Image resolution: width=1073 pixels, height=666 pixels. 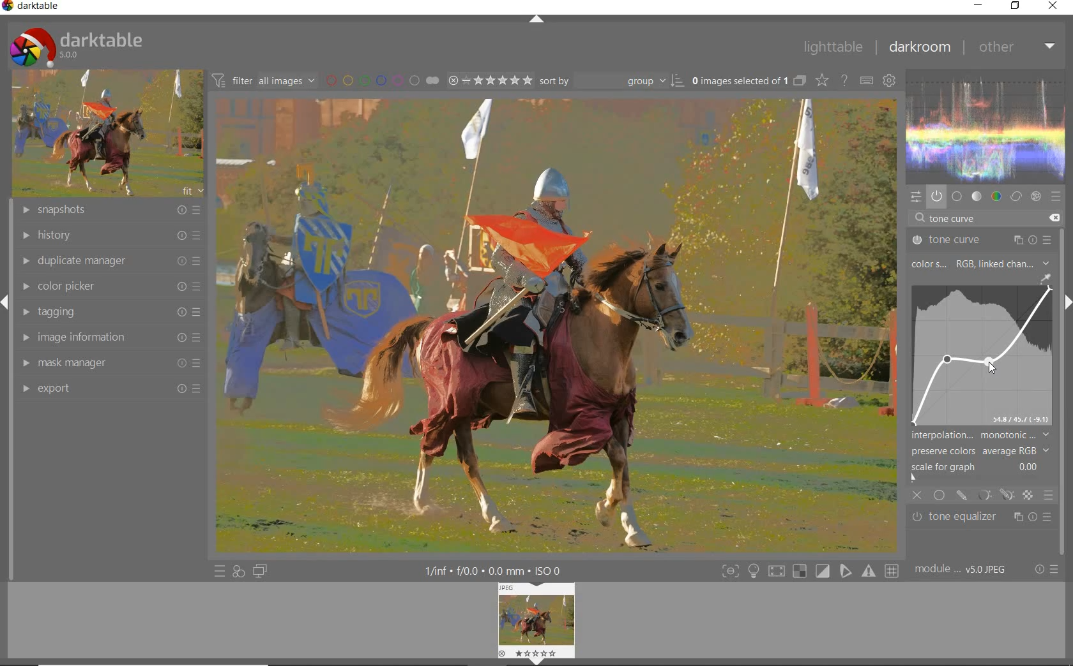 What do you see at coordinates (918, 496) in the screenshot?
I see `close` at bounding box center [918, 496].